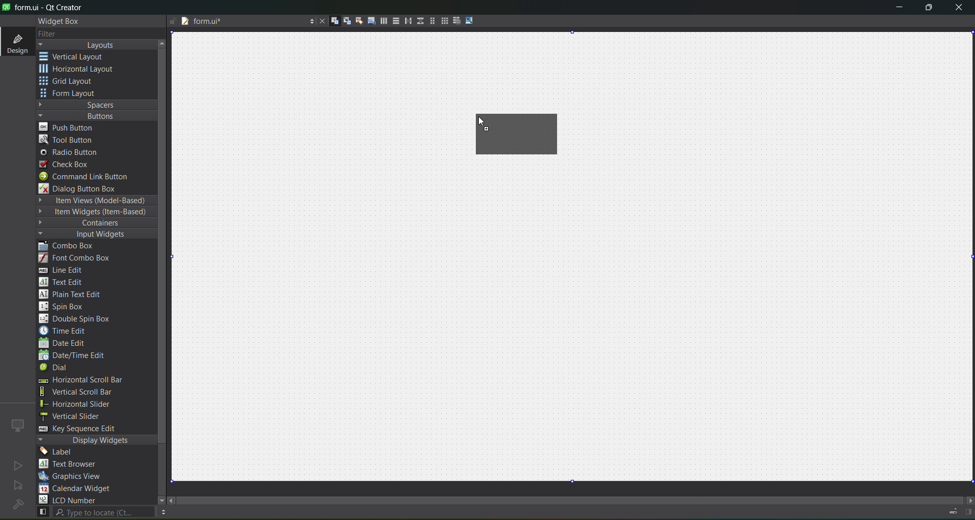 Image resolution: width=975 pixels, height=520 pixels. I want to click on move up, so click(164, 42).